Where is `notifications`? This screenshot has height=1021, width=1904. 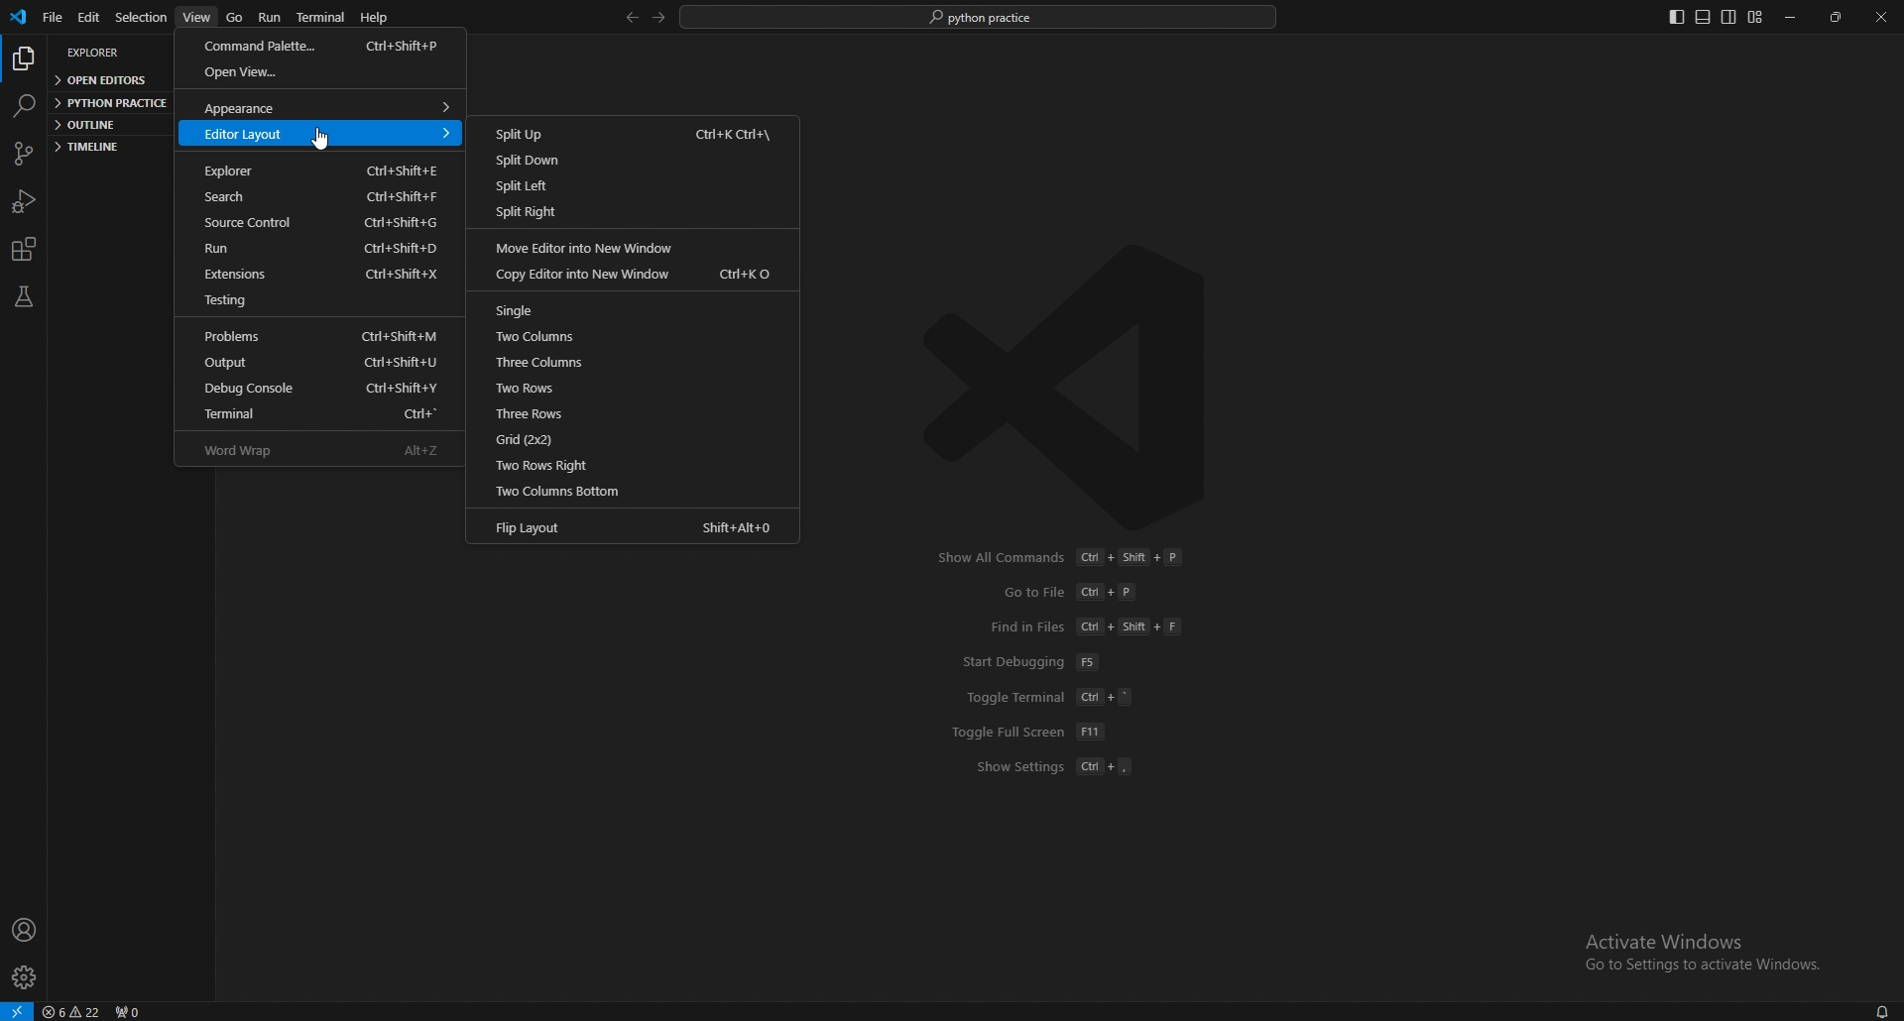 notifications is located at coordinates (1879, 1011).